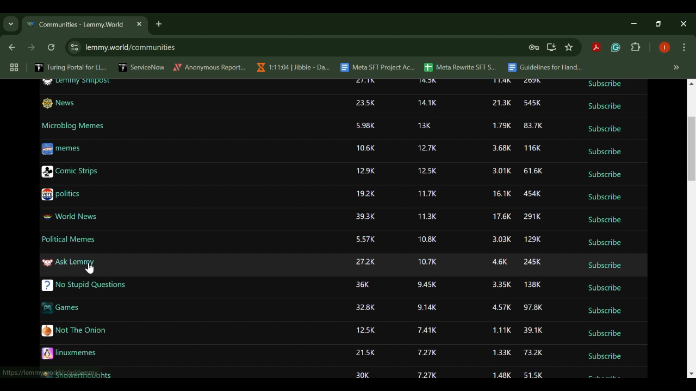 The width and height of the screenshot is (696, 391). Describe the element at coordinates (604, 129) in the screenshot. I see `Subscribe` at that location.